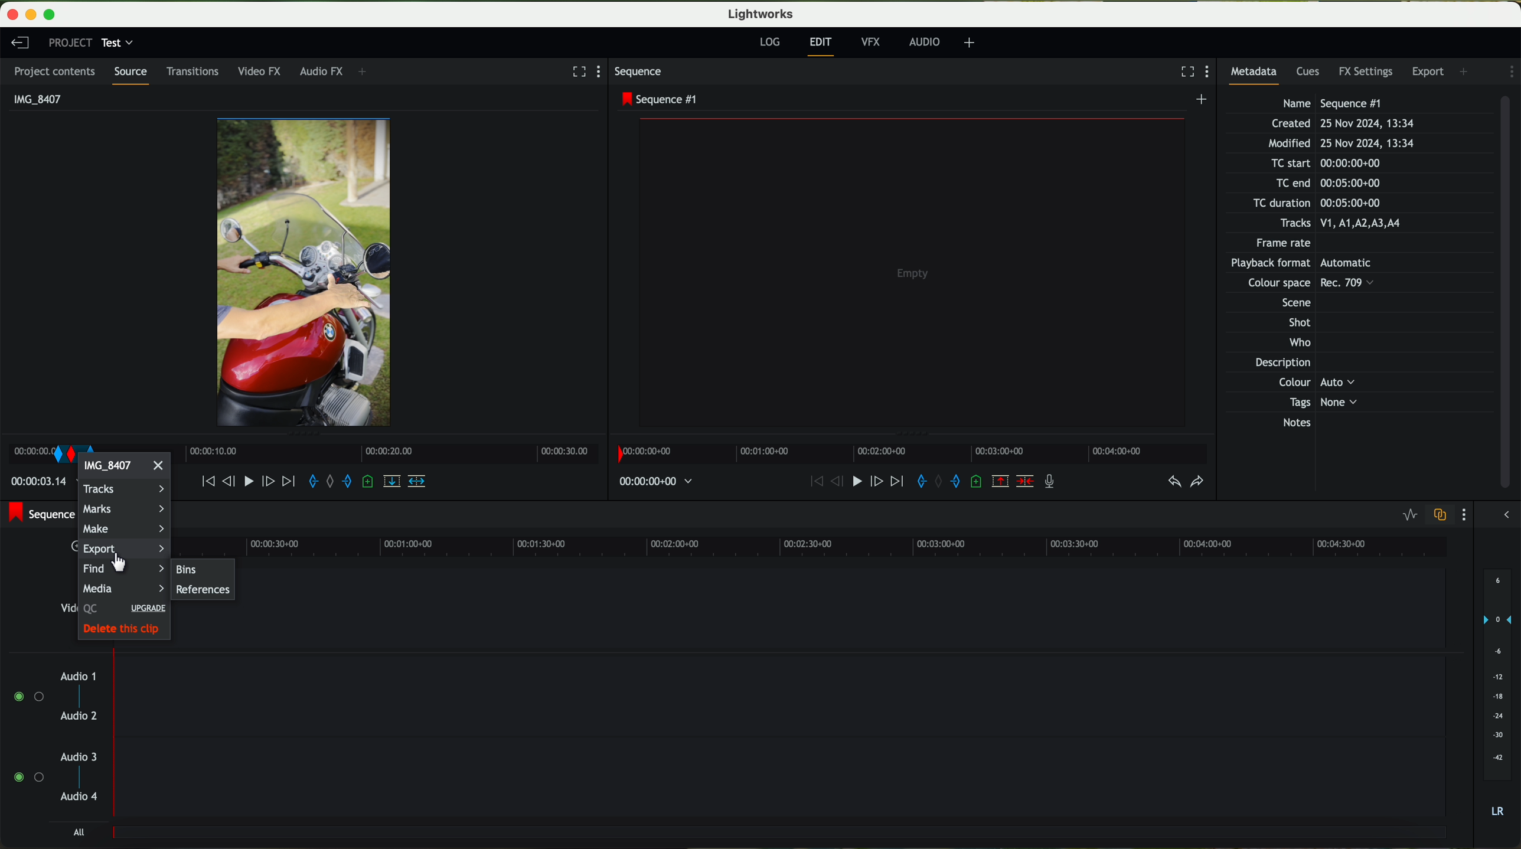 This screenshot has height=849, width=1521. Describe the element at coordinates (1310, 73) in the screenshot. I see `cues` at that location.